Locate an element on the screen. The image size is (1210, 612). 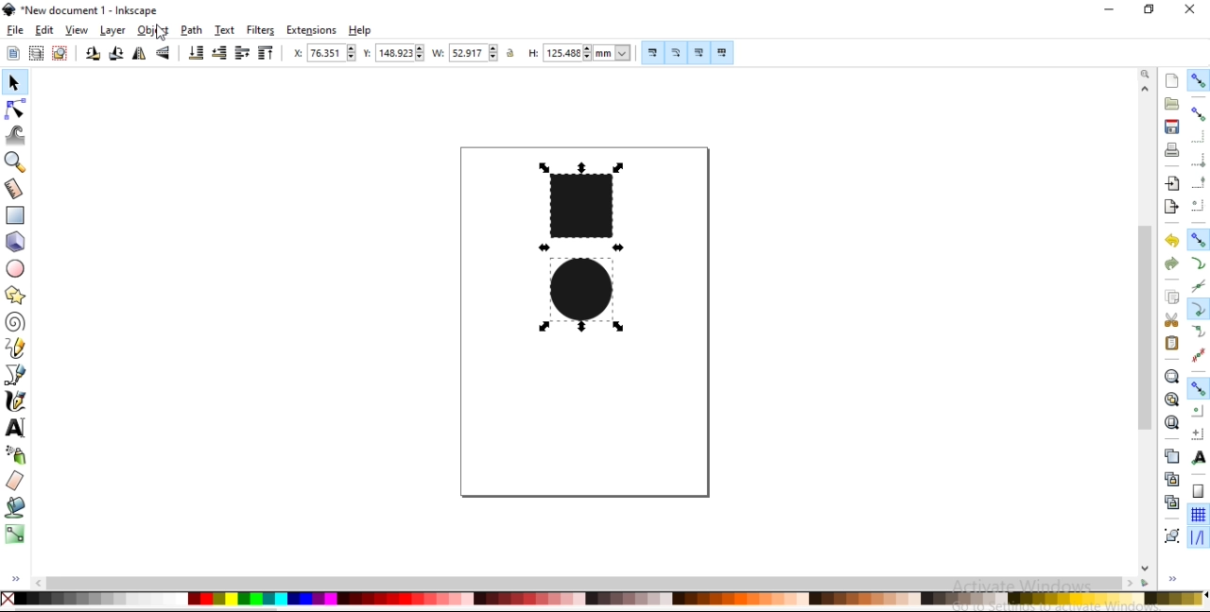
snap text anchors and baselines is located at coordinates (1199, 456).